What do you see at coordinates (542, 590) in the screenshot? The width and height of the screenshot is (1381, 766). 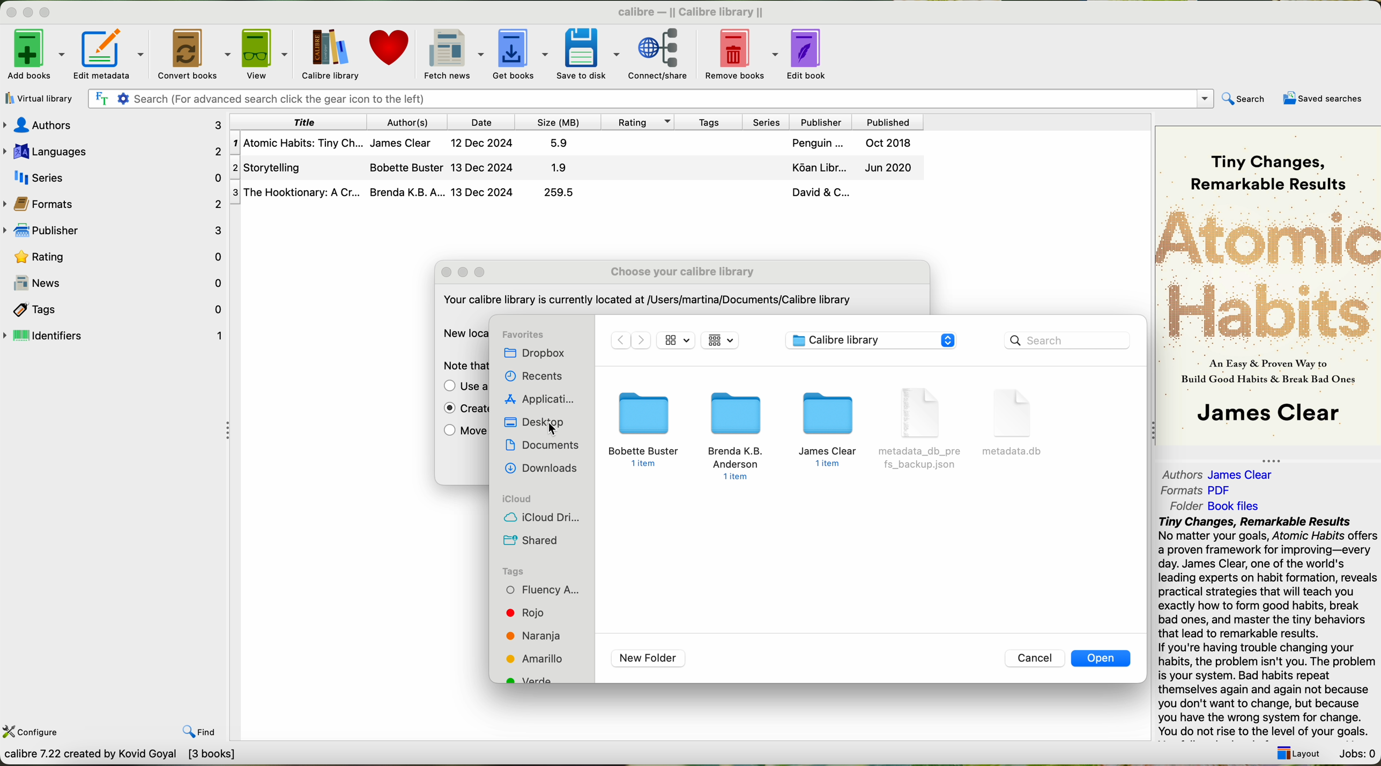 I see `fluency tag` at bounding box center [542, 590].